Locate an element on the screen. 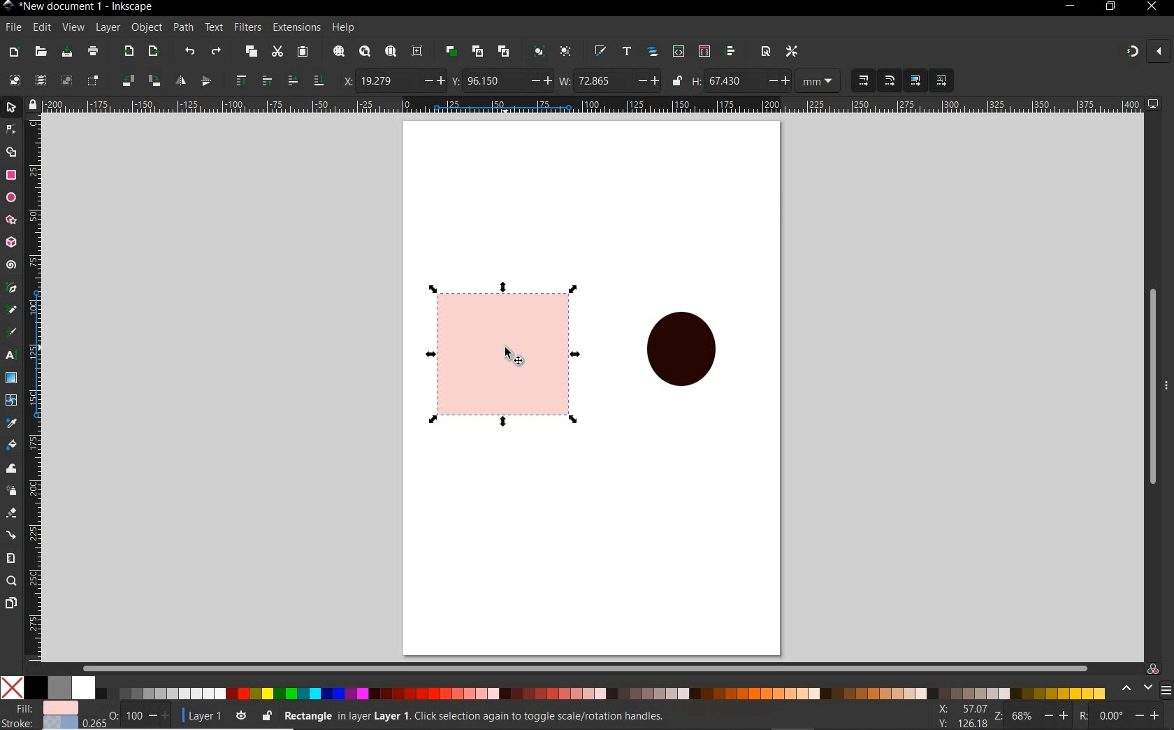  ruler is located at coordinates (595, 104).